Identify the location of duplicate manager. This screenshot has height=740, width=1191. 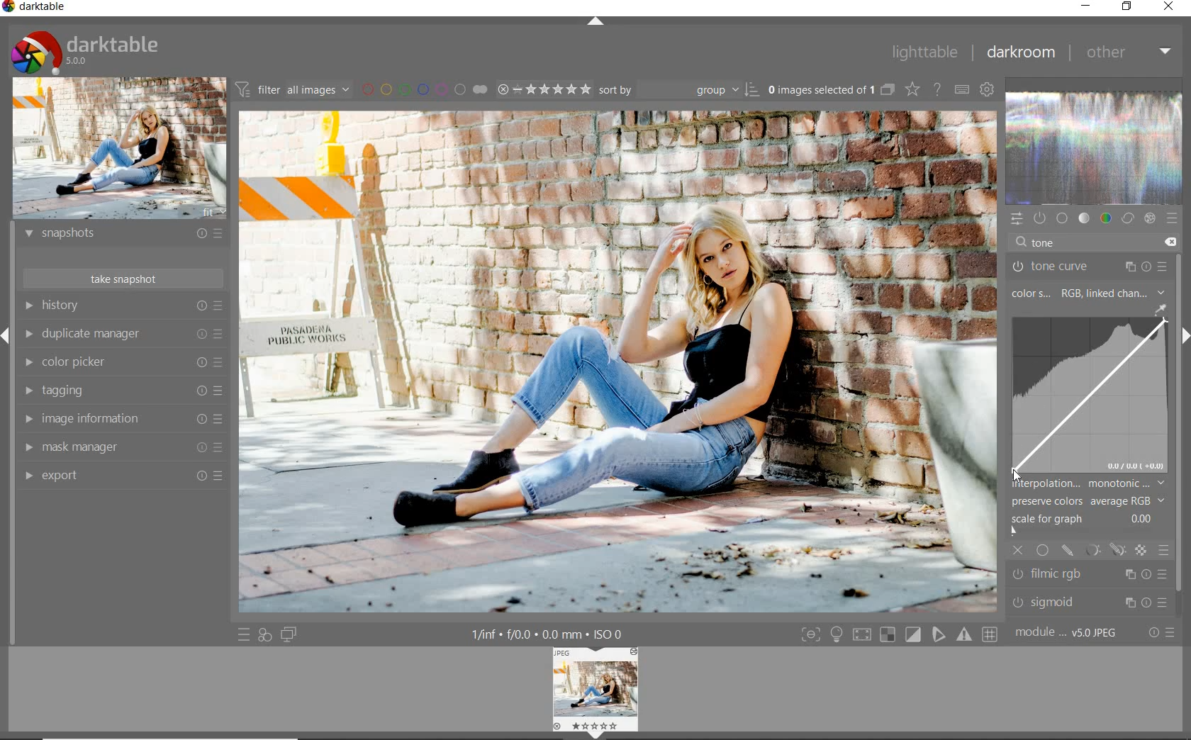
(124, 336).